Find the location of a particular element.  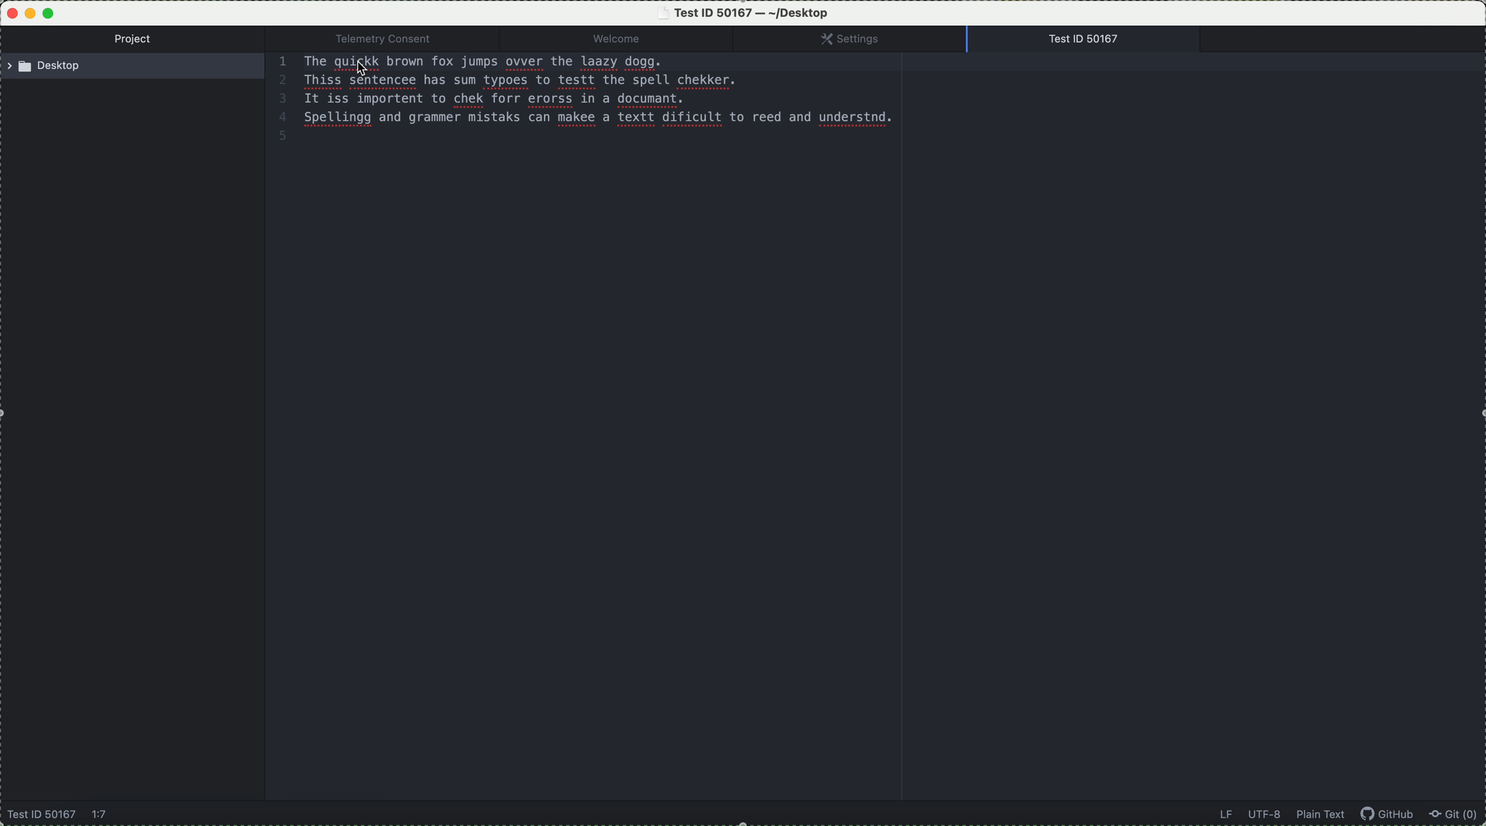

project is located at coordinates (137, 40).